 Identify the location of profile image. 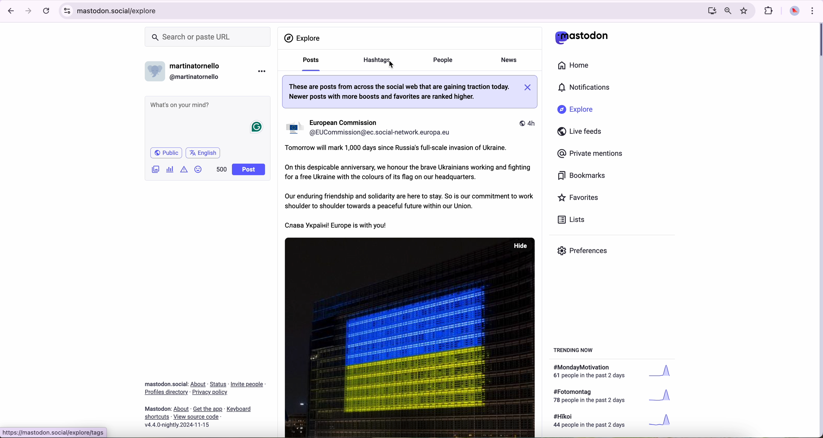
(294, 129).